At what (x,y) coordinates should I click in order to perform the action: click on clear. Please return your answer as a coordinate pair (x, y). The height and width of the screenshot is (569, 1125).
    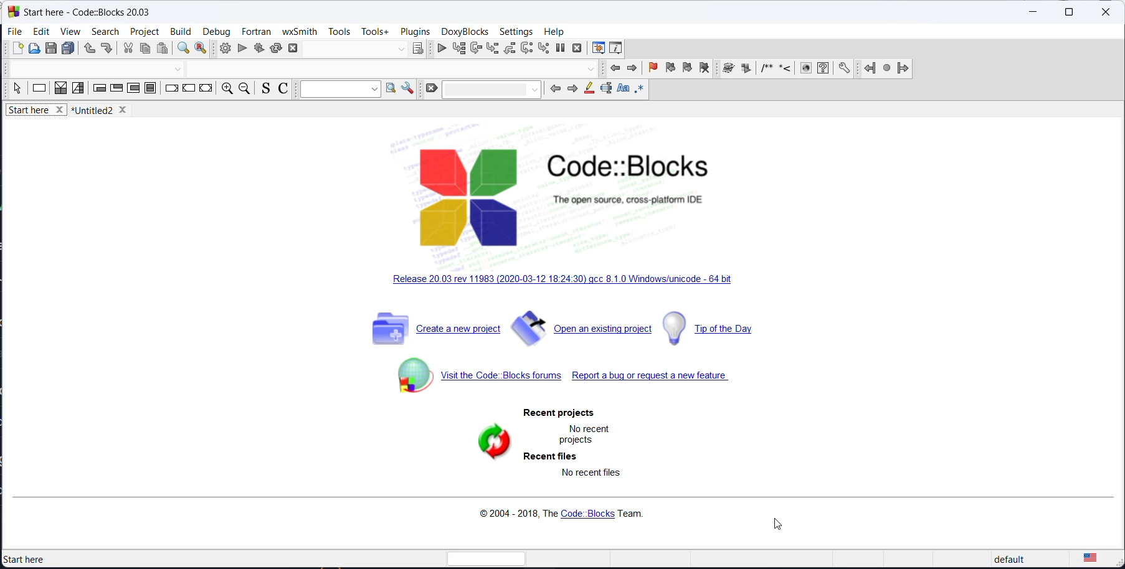
    Looking at the image, I should click on (430, 89).